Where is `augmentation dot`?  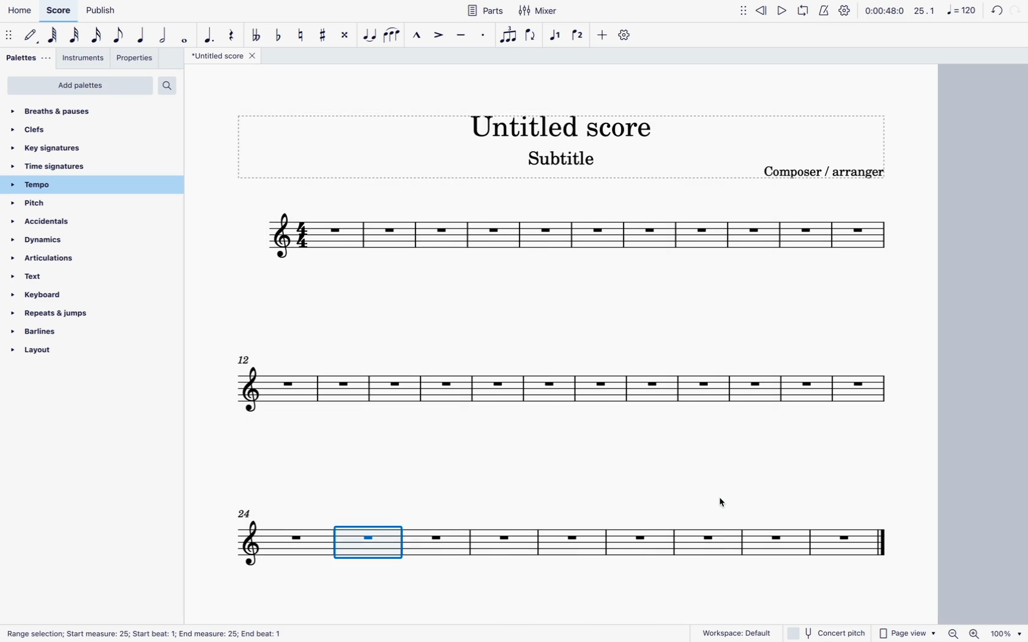
augmentation dot is located at coordinates (209, 35).